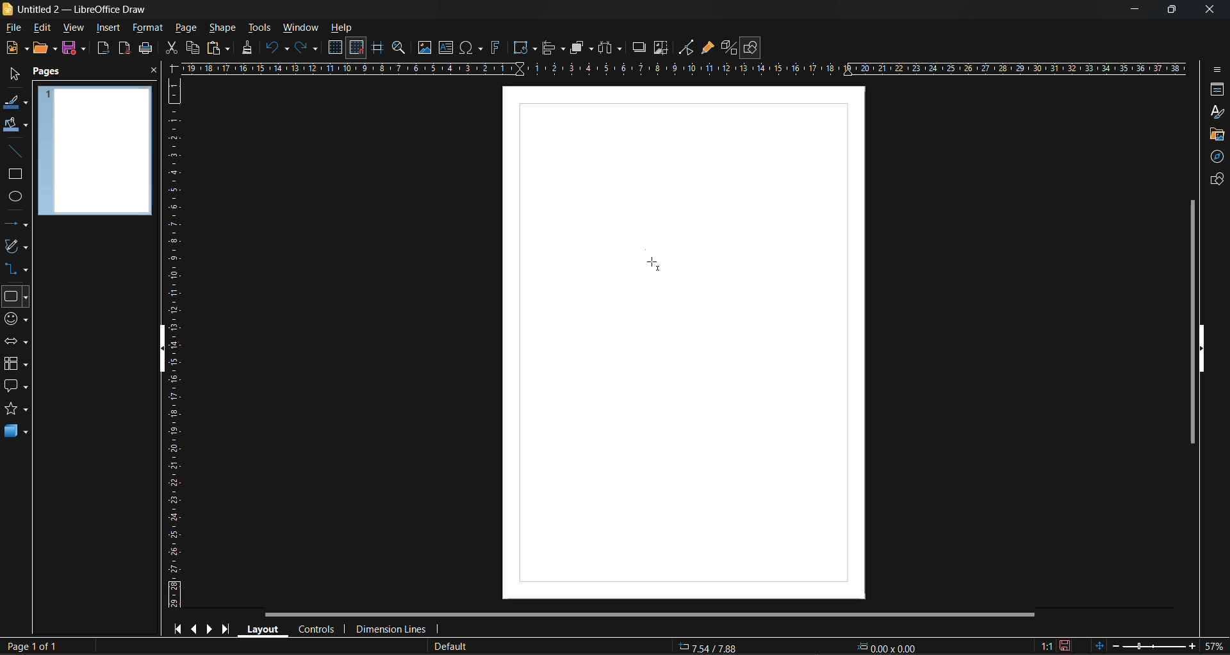 The width and height of the screenshot is (1230, 655). I want to click on export as pdf, so click(124, 47).